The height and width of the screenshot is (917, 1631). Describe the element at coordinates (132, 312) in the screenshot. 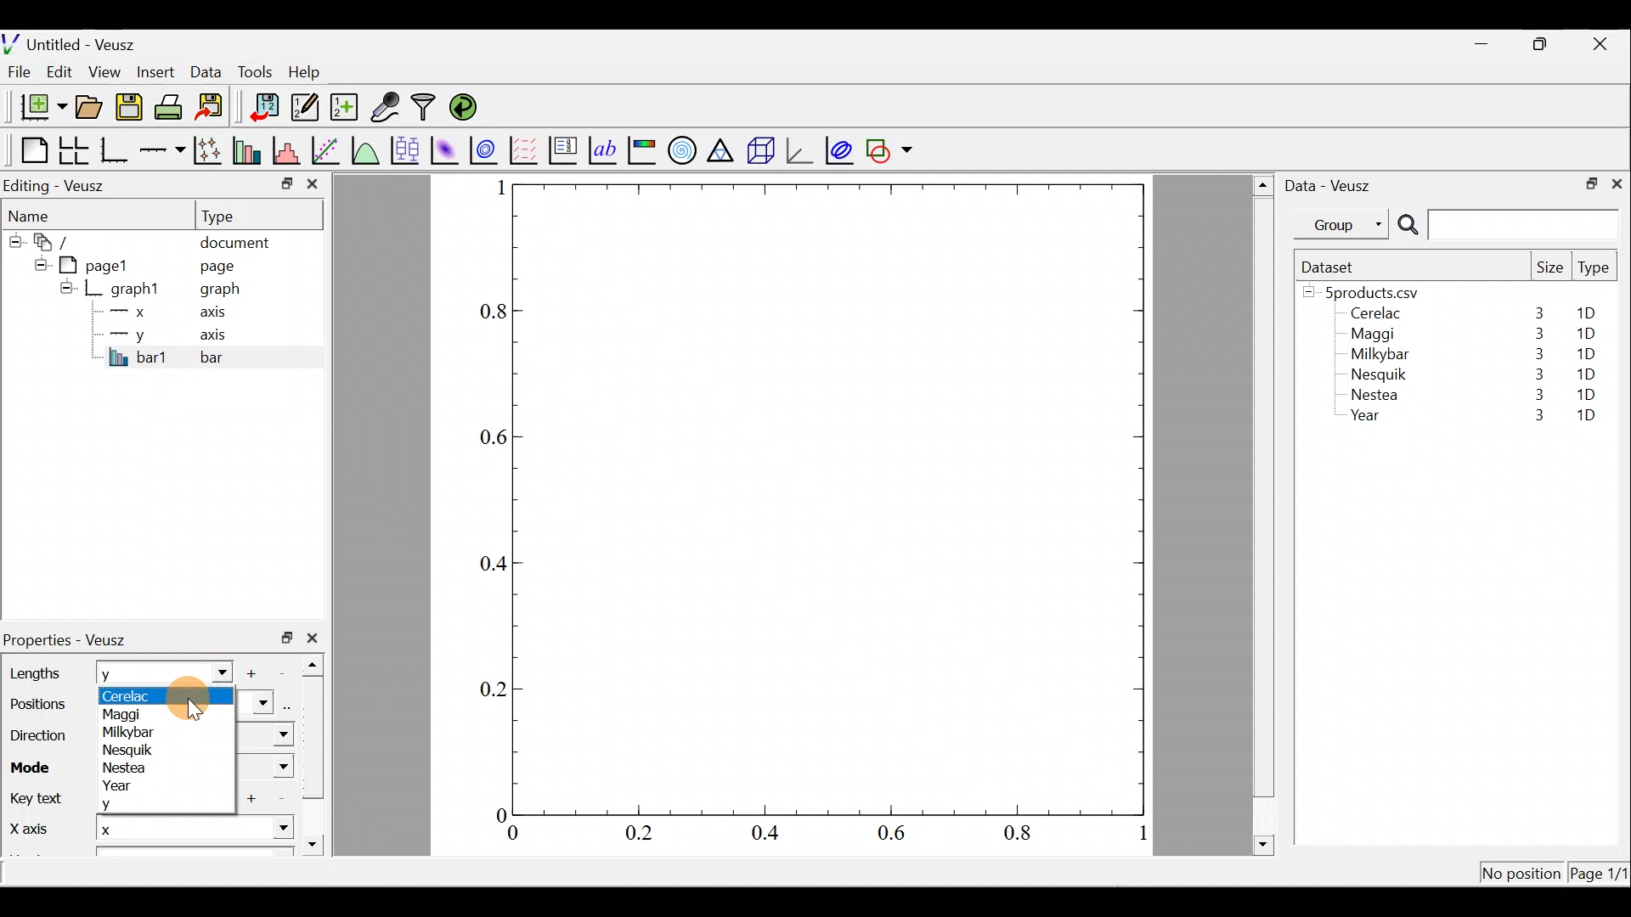

I see `x` at that location.